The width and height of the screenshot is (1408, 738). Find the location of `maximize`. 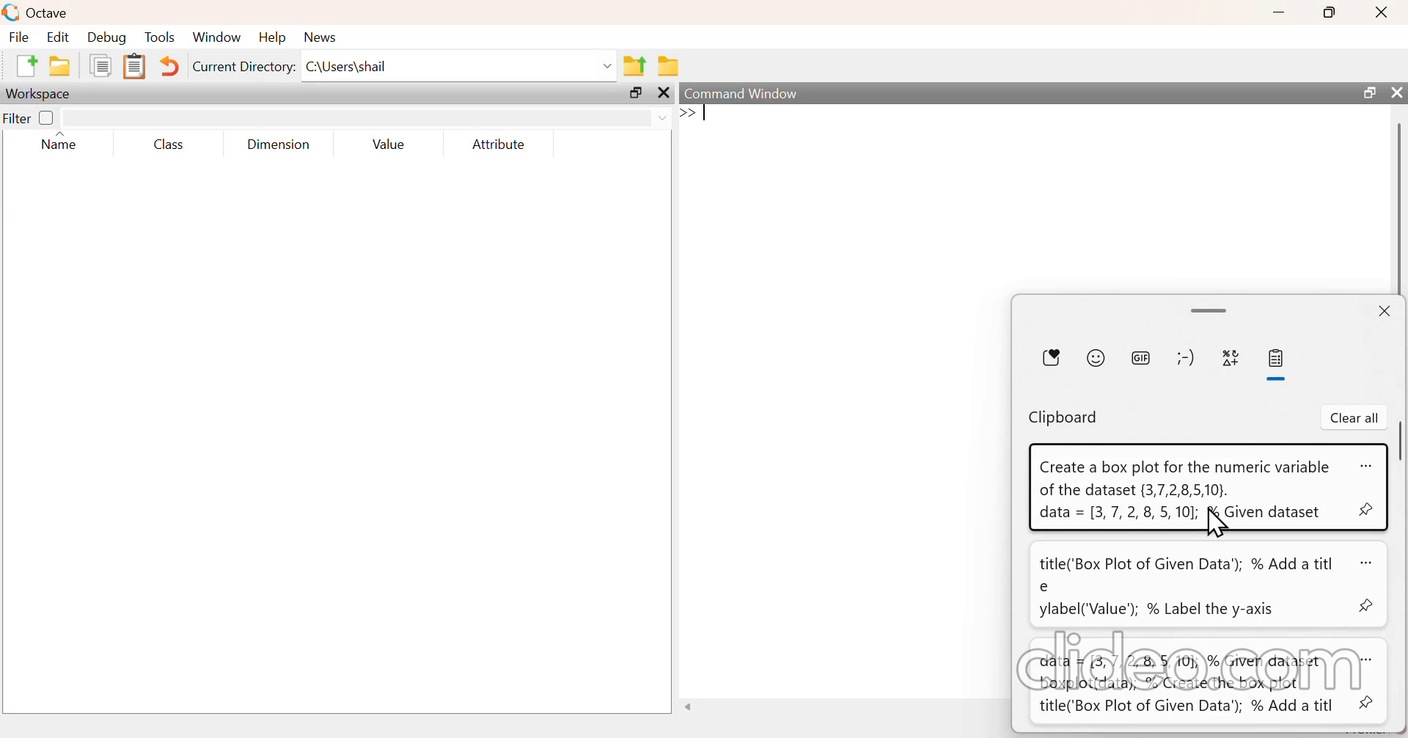

maximize is located at coordinates (631, 92).